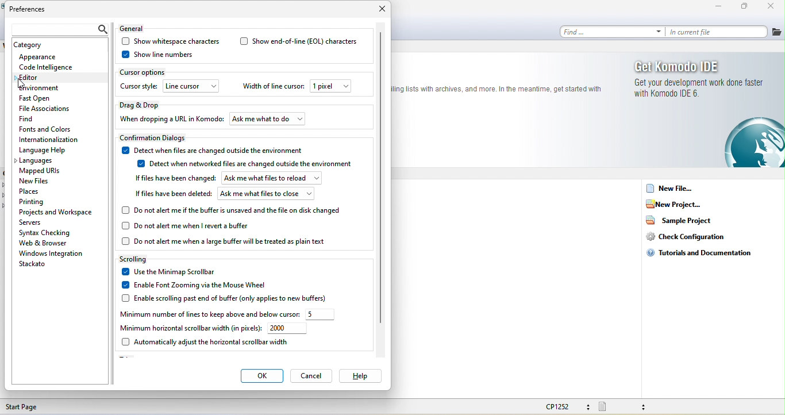  What do you see at coordinates (272, 178) in the screenshot?
I see `ask me what files to reload` at bounding box center [272, 178].